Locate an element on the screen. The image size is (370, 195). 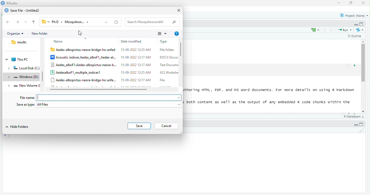
Drop-down  is located at coordinates (180, 98).